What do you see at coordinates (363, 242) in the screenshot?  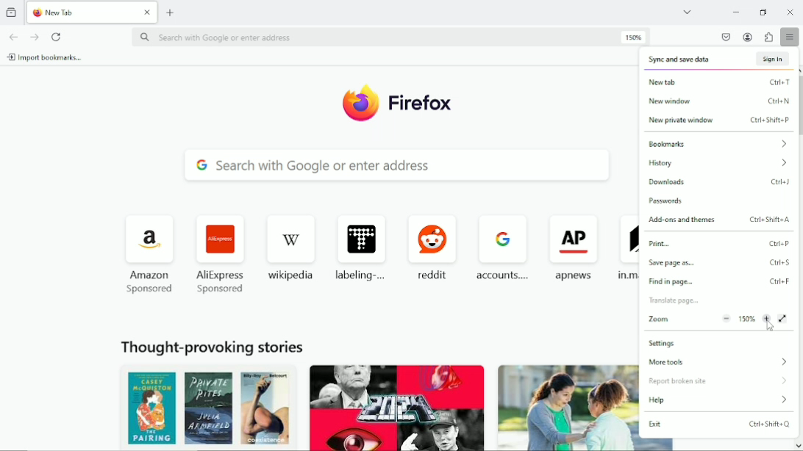 I see `labeling turing` at bounding box center [363, 242].